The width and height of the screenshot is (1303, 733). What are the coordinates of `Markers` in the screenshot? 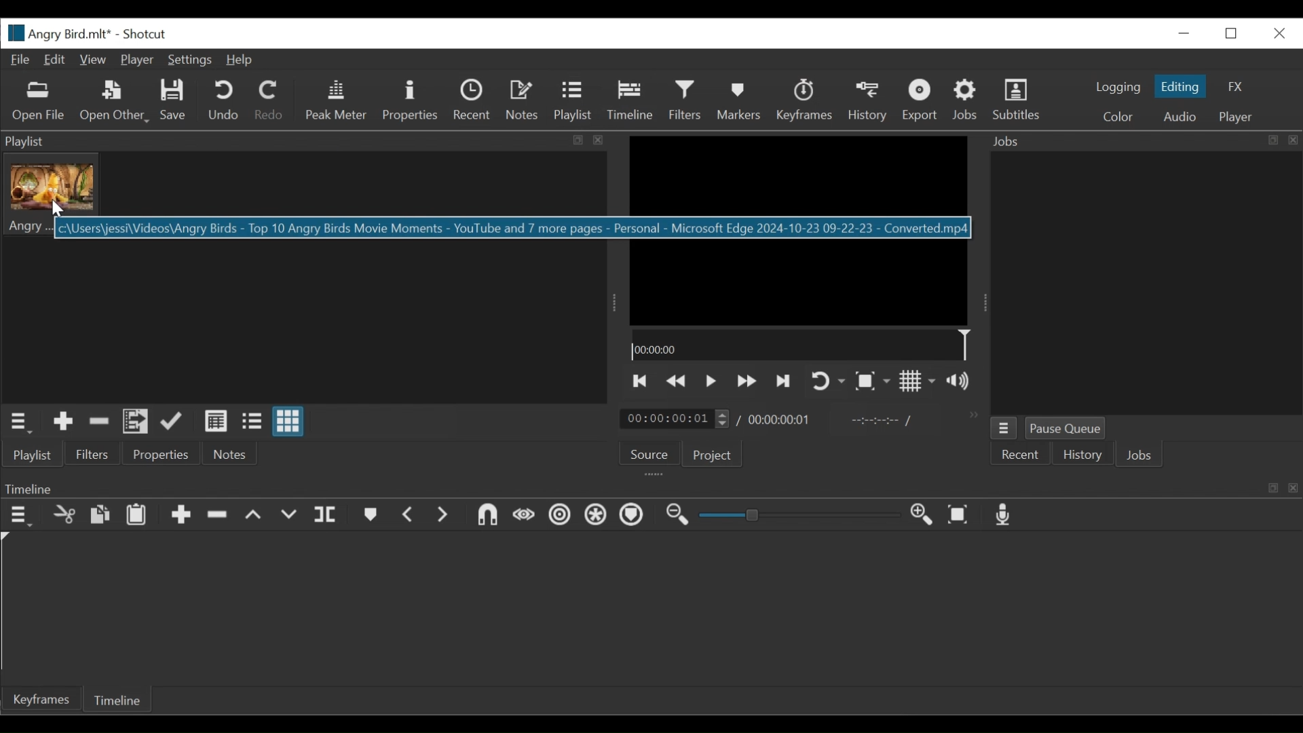 It's located at (740, 102).